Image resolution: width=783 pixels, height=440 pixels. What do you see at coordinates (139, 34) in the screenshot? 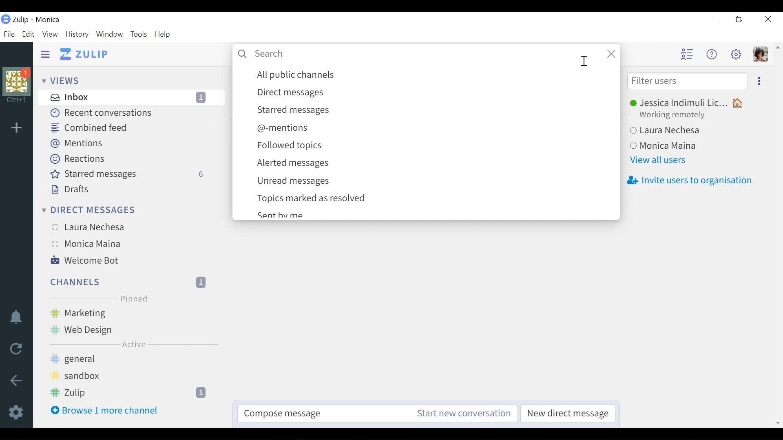
I see `Tools` at bounding box center [139, 34].